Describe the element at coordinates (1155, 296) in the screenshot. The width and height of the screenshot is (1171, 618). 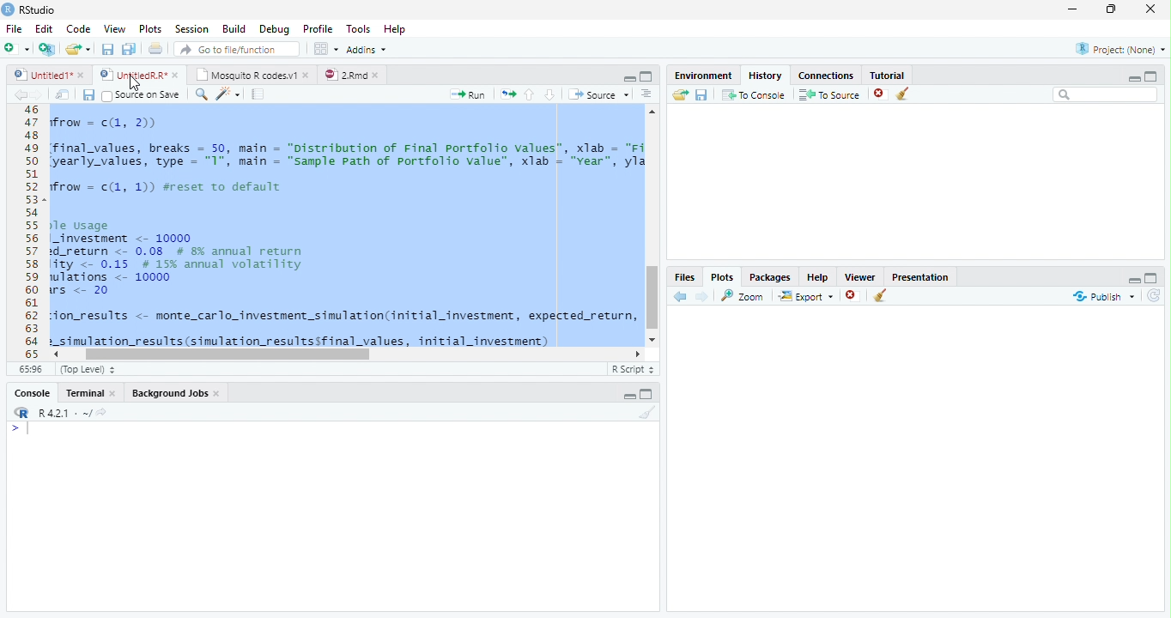
I see `Refresh List` at that location.